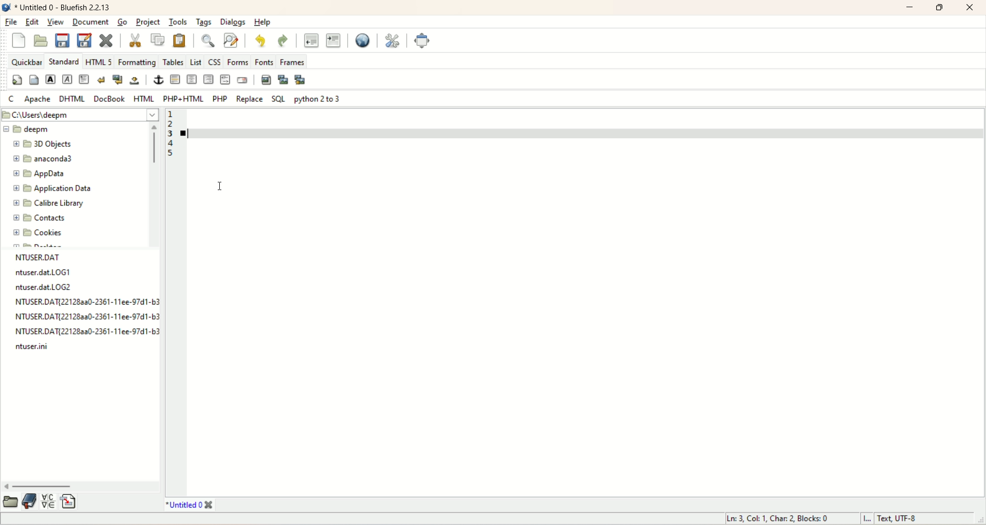 The height and width of the screenshot is (525, 986). Describe the element at coordinates (316, 99) in the screenshot. I see `python 2 to 3` at that location.